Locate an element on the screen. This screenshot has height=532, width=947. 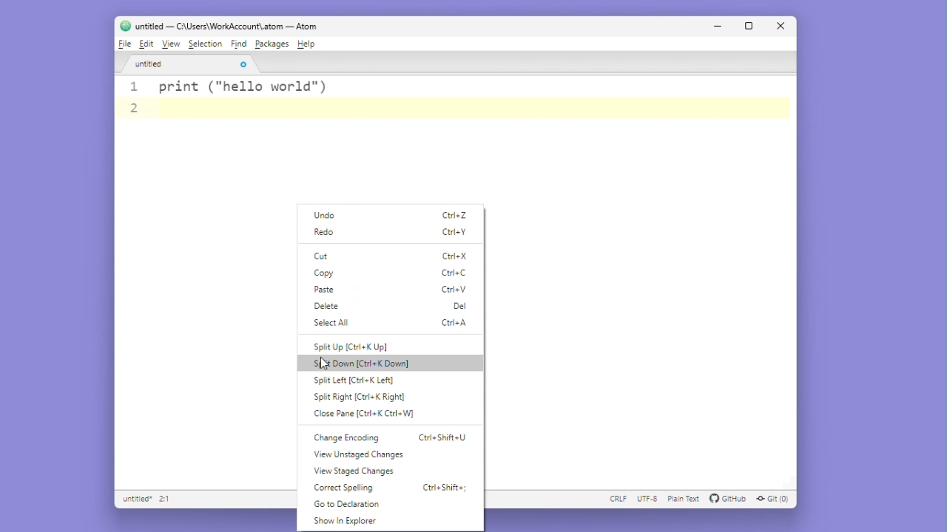
split down is located at coordinates (377, 364).